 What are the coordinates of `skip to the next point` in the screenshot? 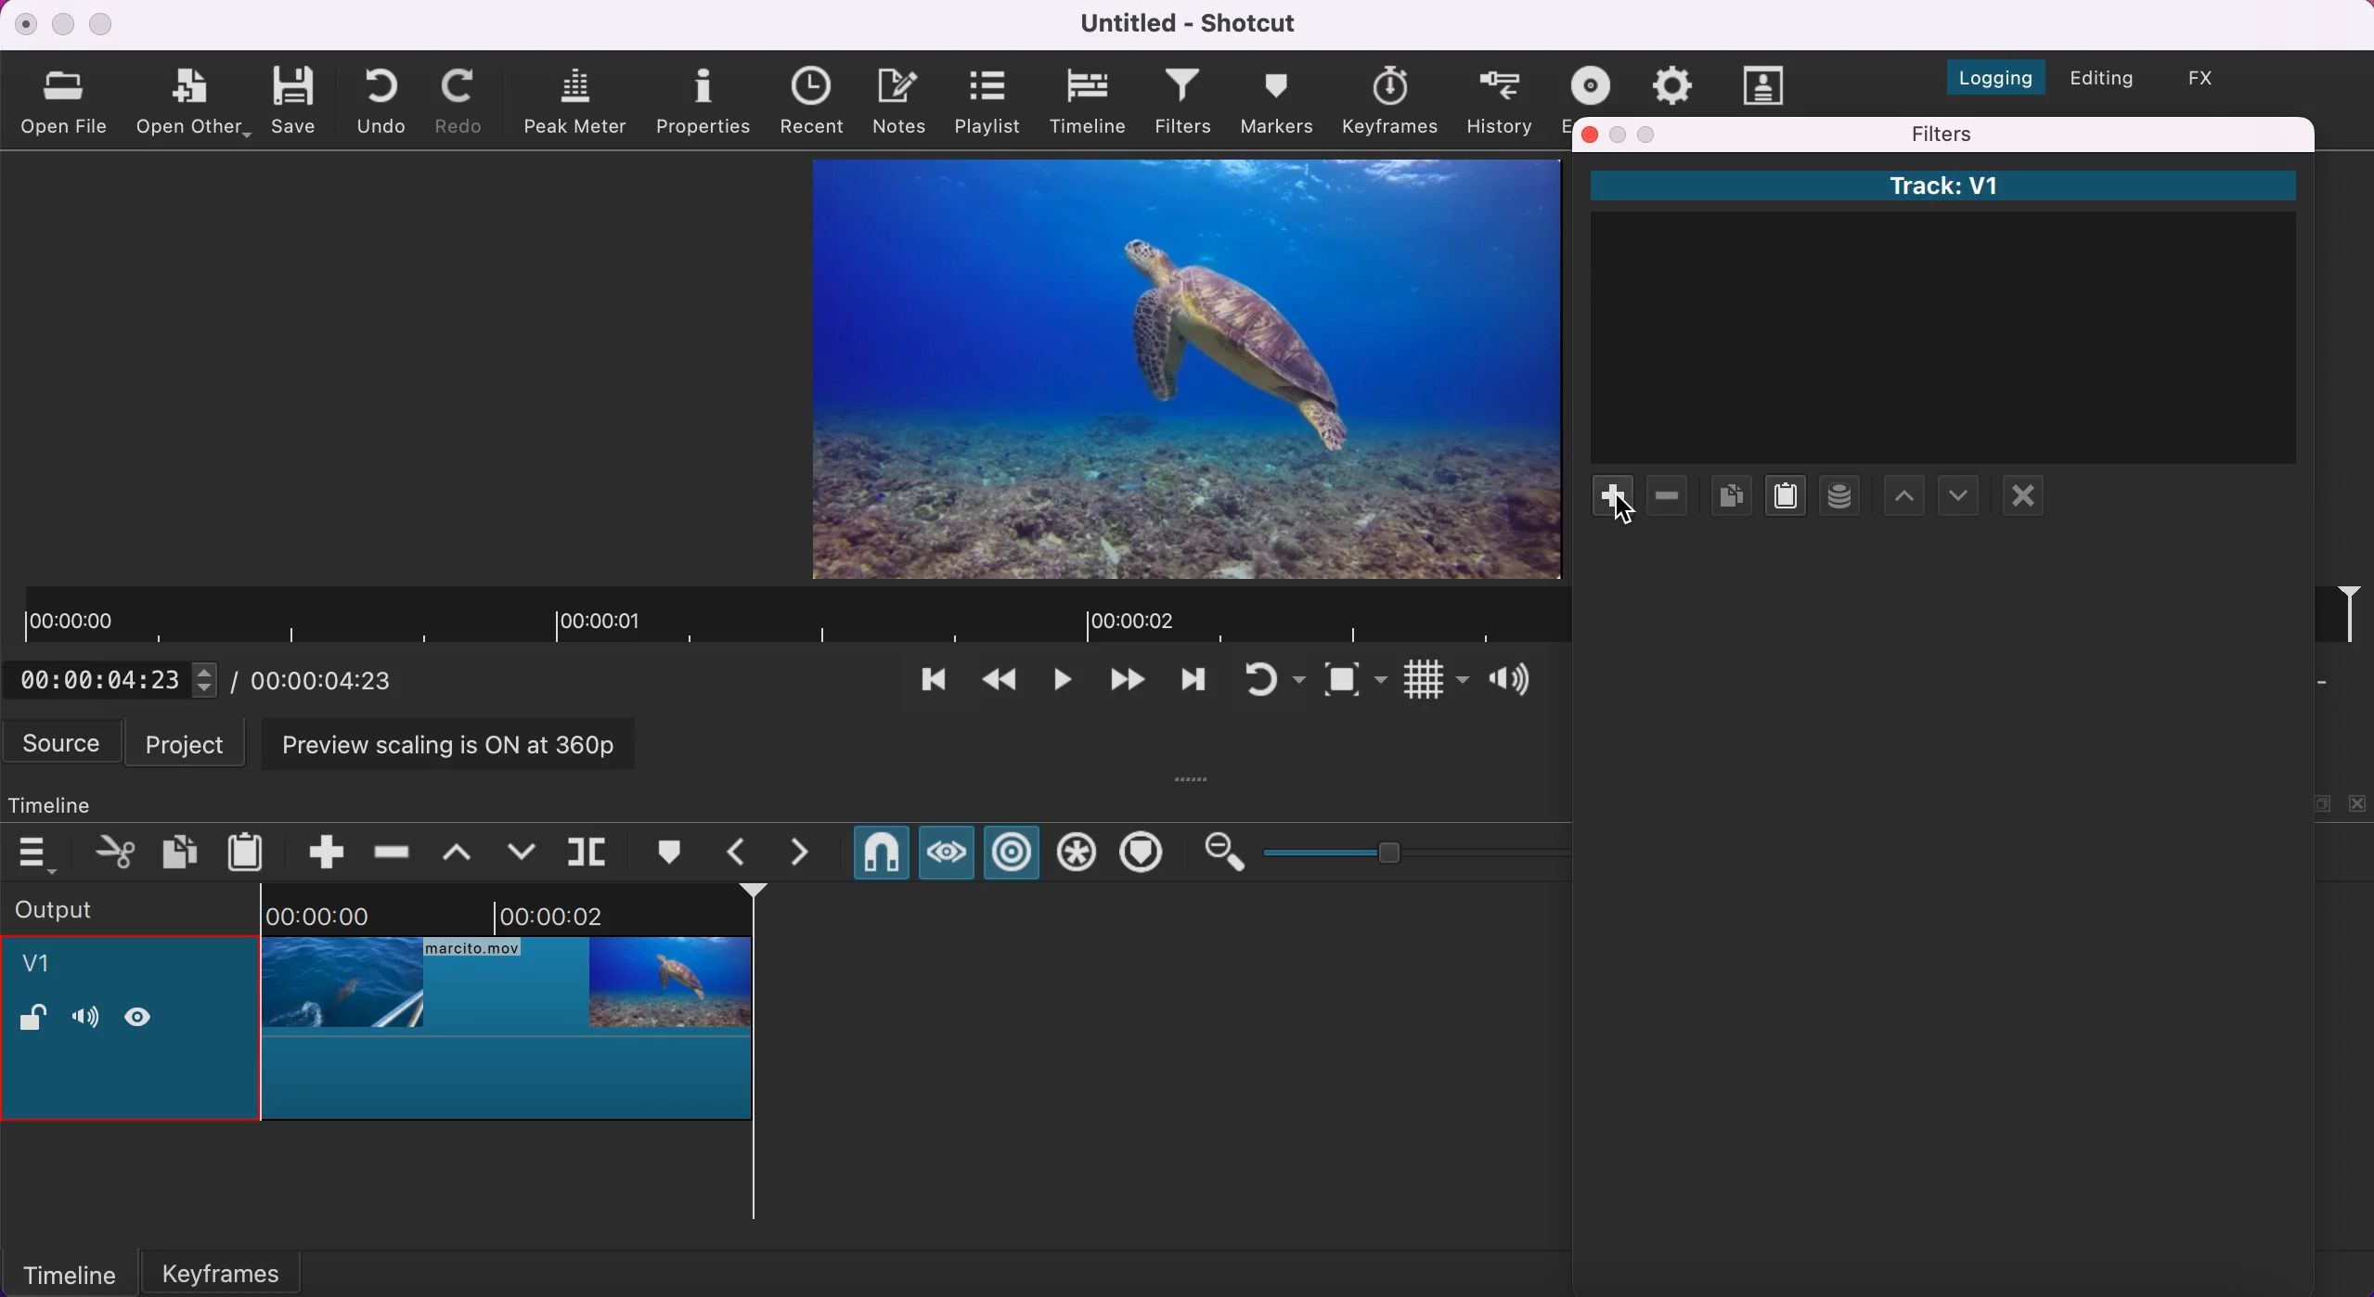 It's located at (1125, 685).